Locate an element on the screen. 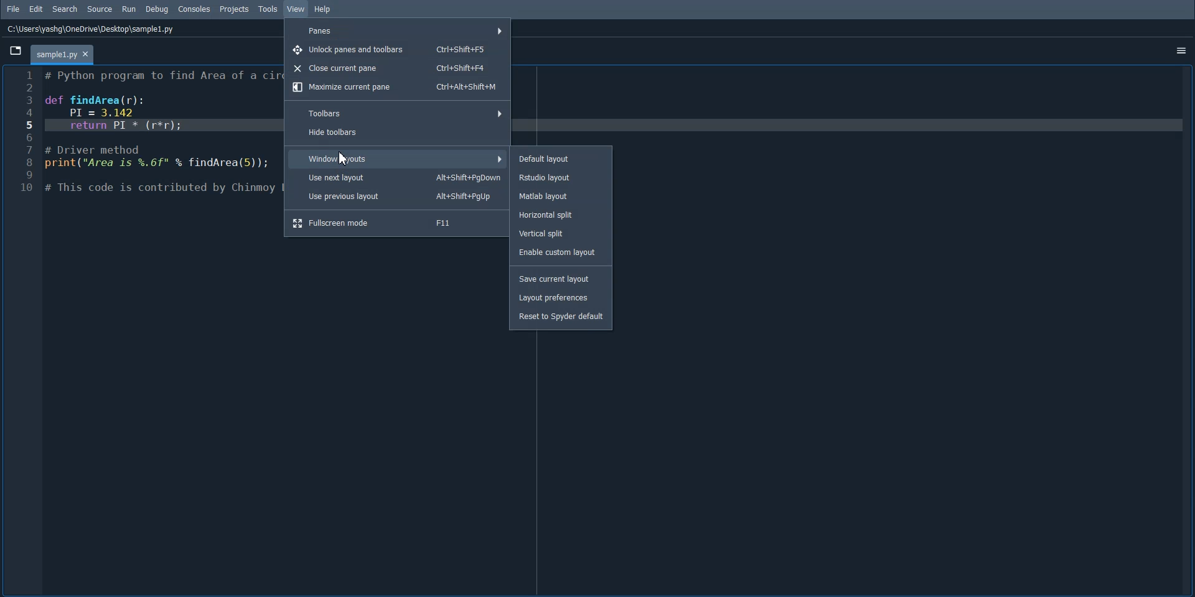  Use next layout is located at coordinates (398, 178).